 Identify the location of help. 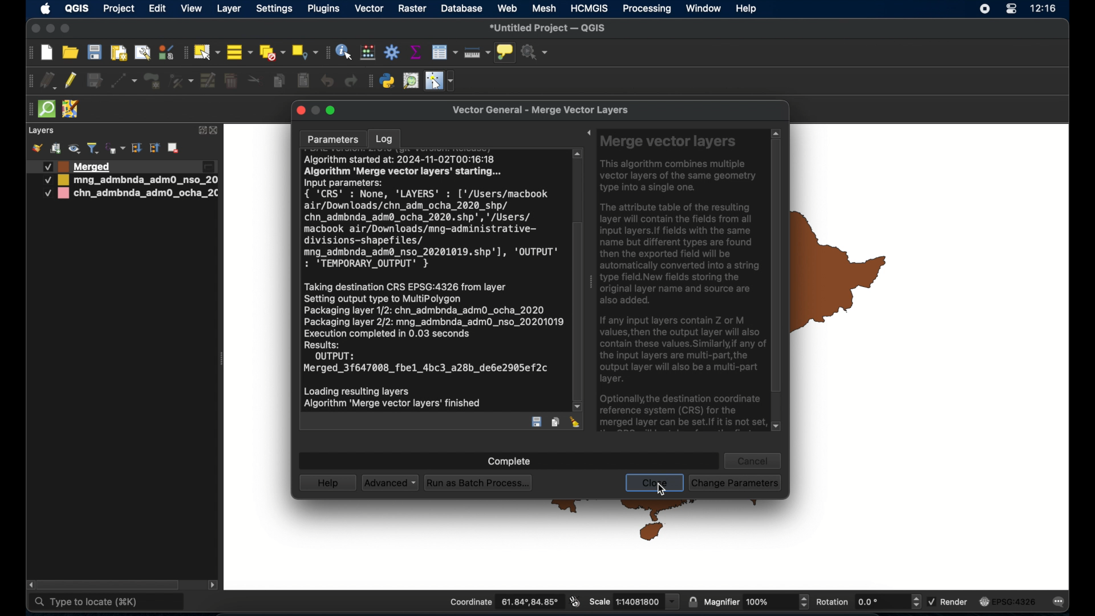
(328, 483).